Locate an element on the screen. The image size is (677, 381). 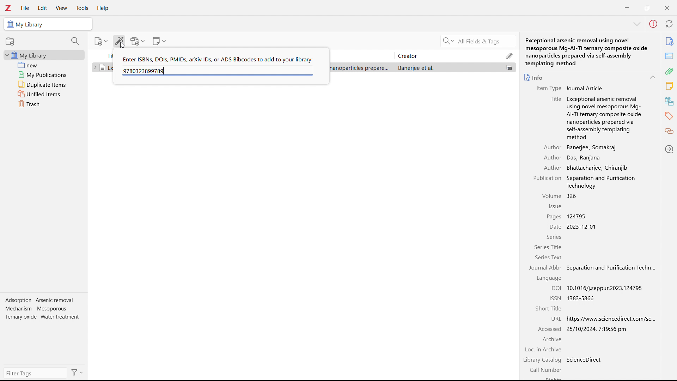
sync with zotero.org is located at coordinates (669, 23).